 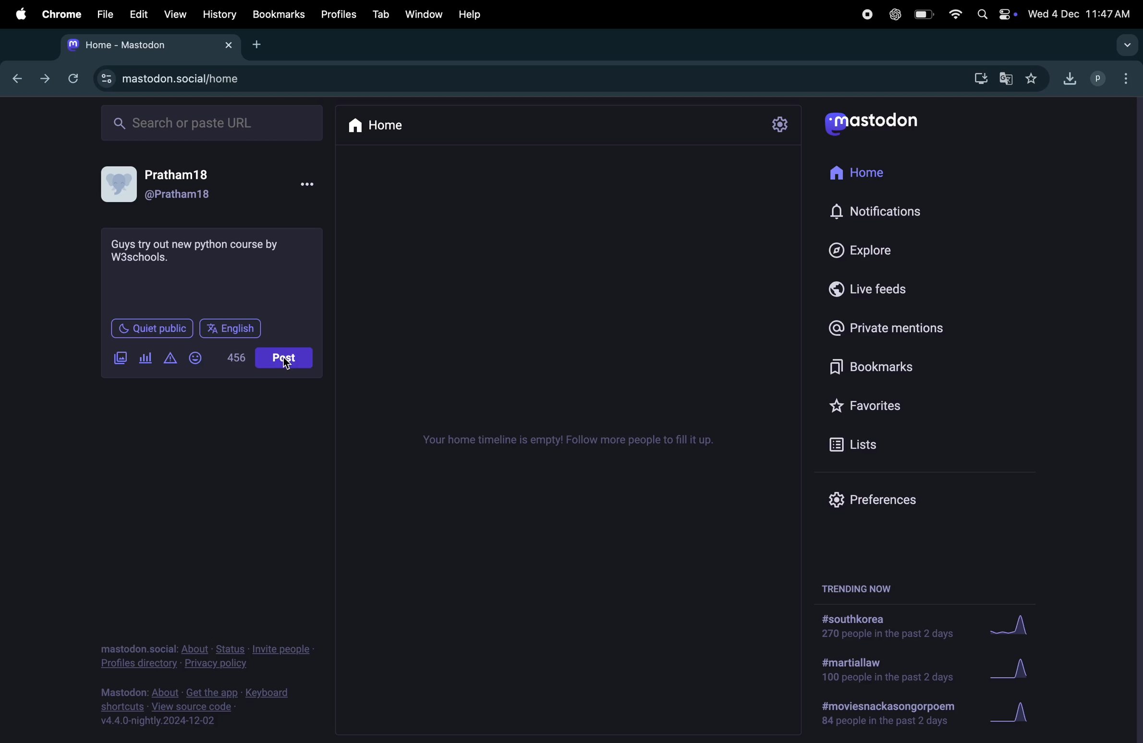 I want to click on favourites, so click(x=1039, y=77).